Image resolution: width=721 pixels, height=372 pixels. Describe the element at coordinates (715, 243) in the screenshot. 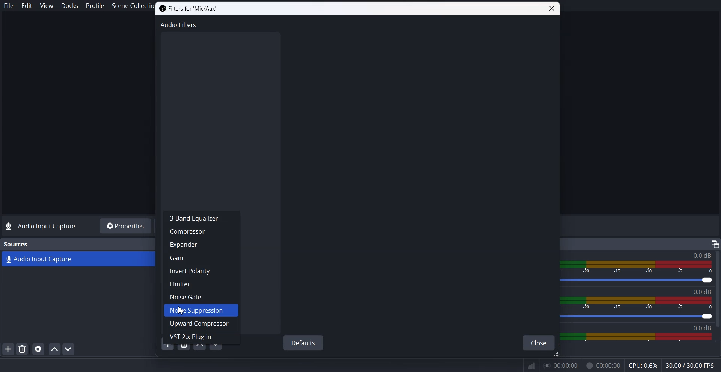

I see `` at that location.